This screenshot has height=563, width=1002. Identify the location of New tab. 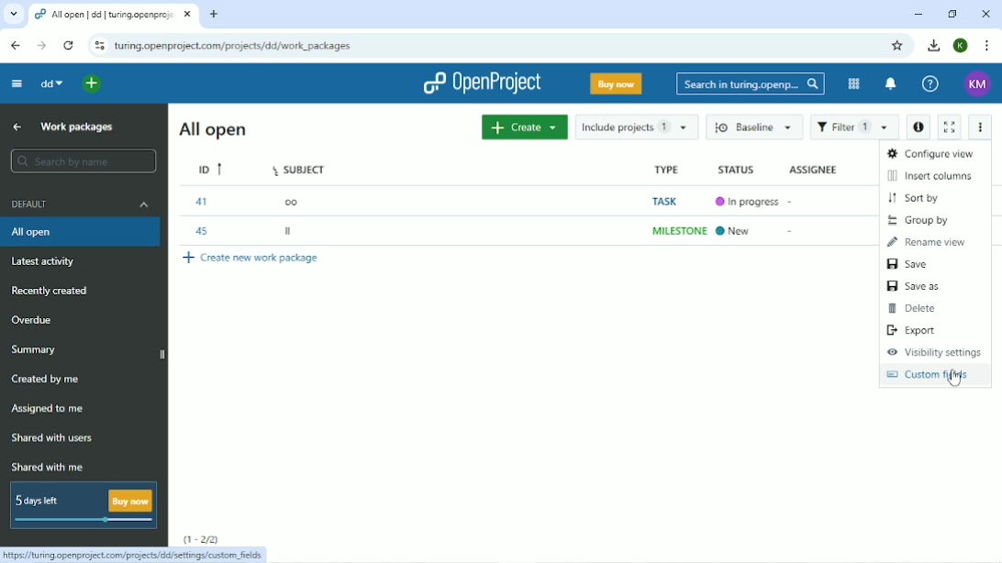
(216, 15).